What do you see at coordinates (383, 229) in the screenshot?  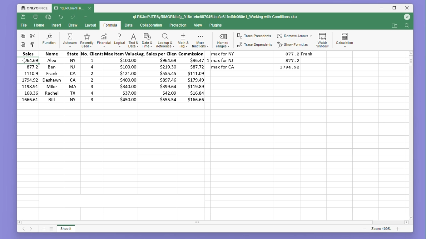 I see `Zoom 100%` at bounding box center [383, 229].